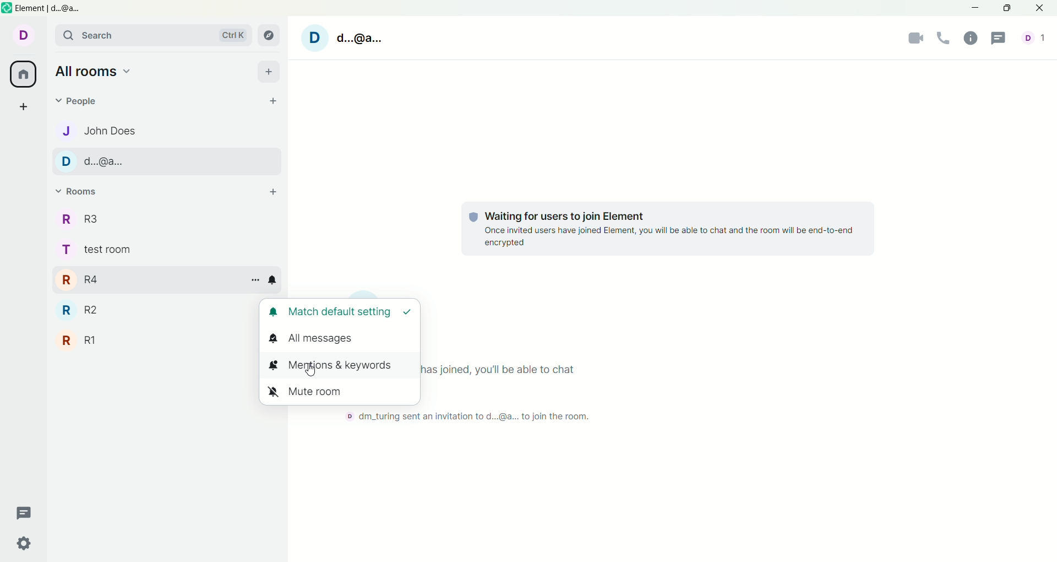  What do you see at coordinates (24, 543) in the screenshot?
I see `quick settings` at bounding box center [24, 543].